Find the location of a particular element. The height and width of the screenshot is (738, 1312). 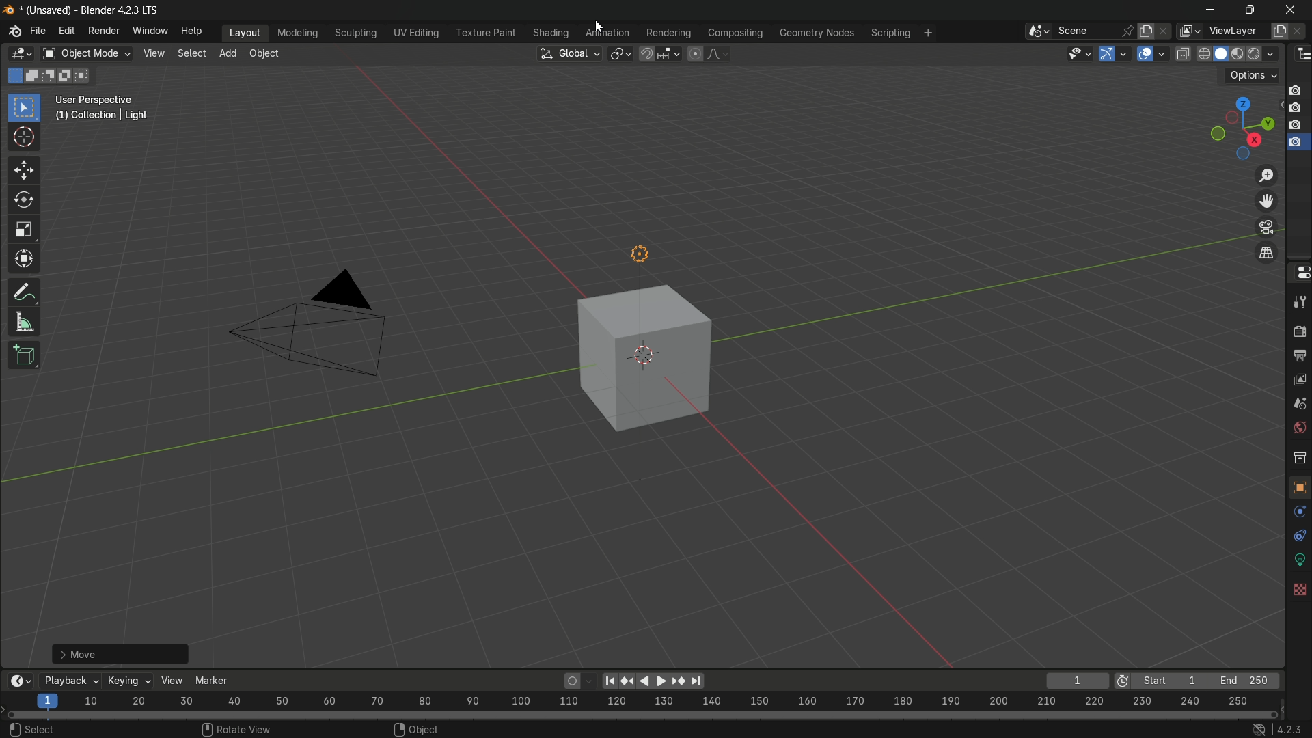

invert selection is located at coordinates (70, 74).